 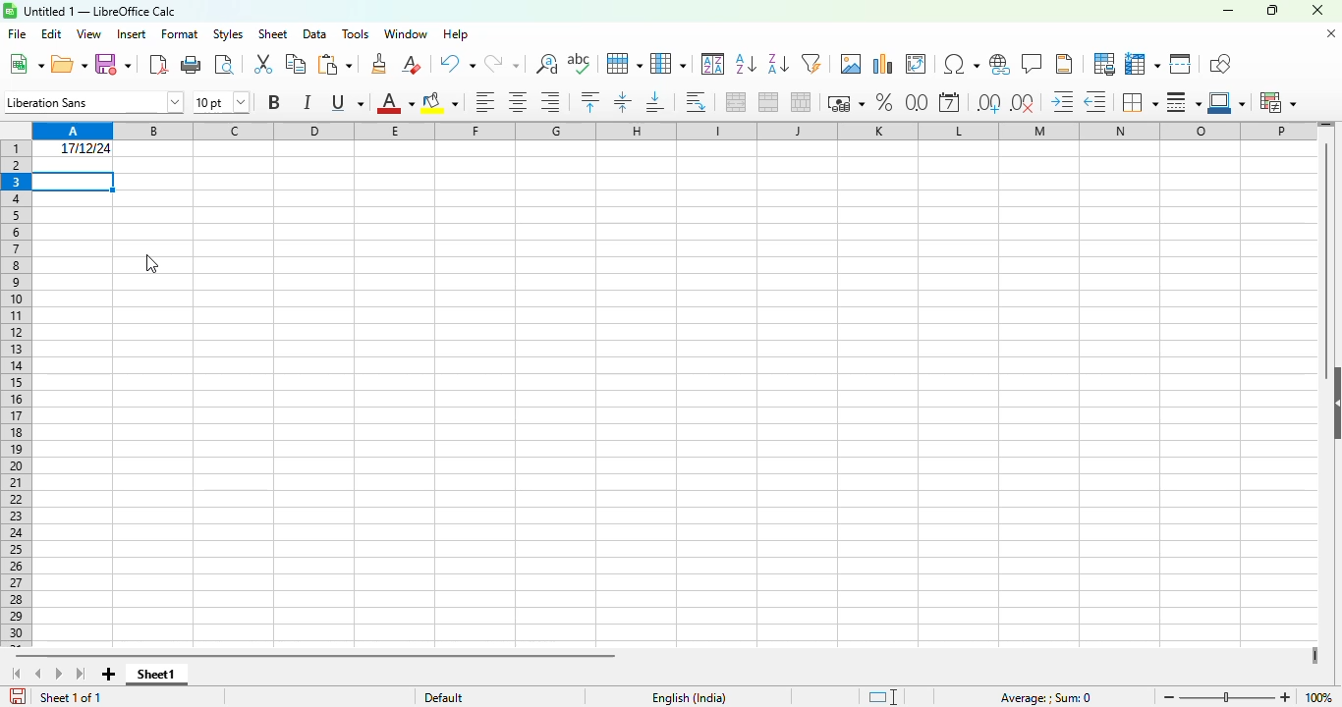 I want to click on decrease indent, so click(x=1095, y=102).